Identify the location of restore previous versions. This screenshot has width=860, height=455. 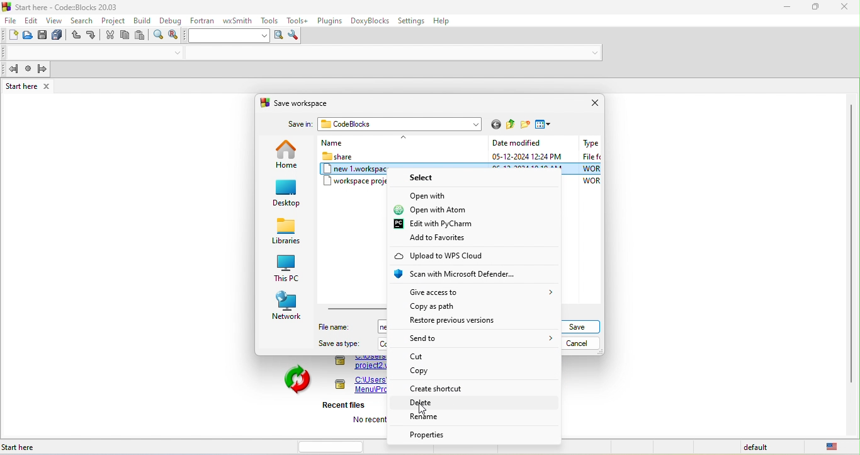
(457, 320).